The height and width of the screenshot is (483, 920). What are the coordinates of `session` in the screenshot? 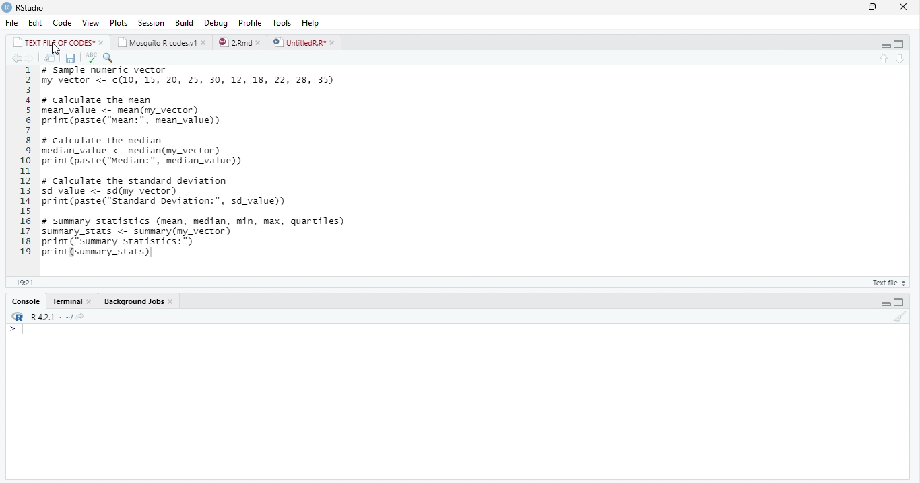 It's located at (151, 23).